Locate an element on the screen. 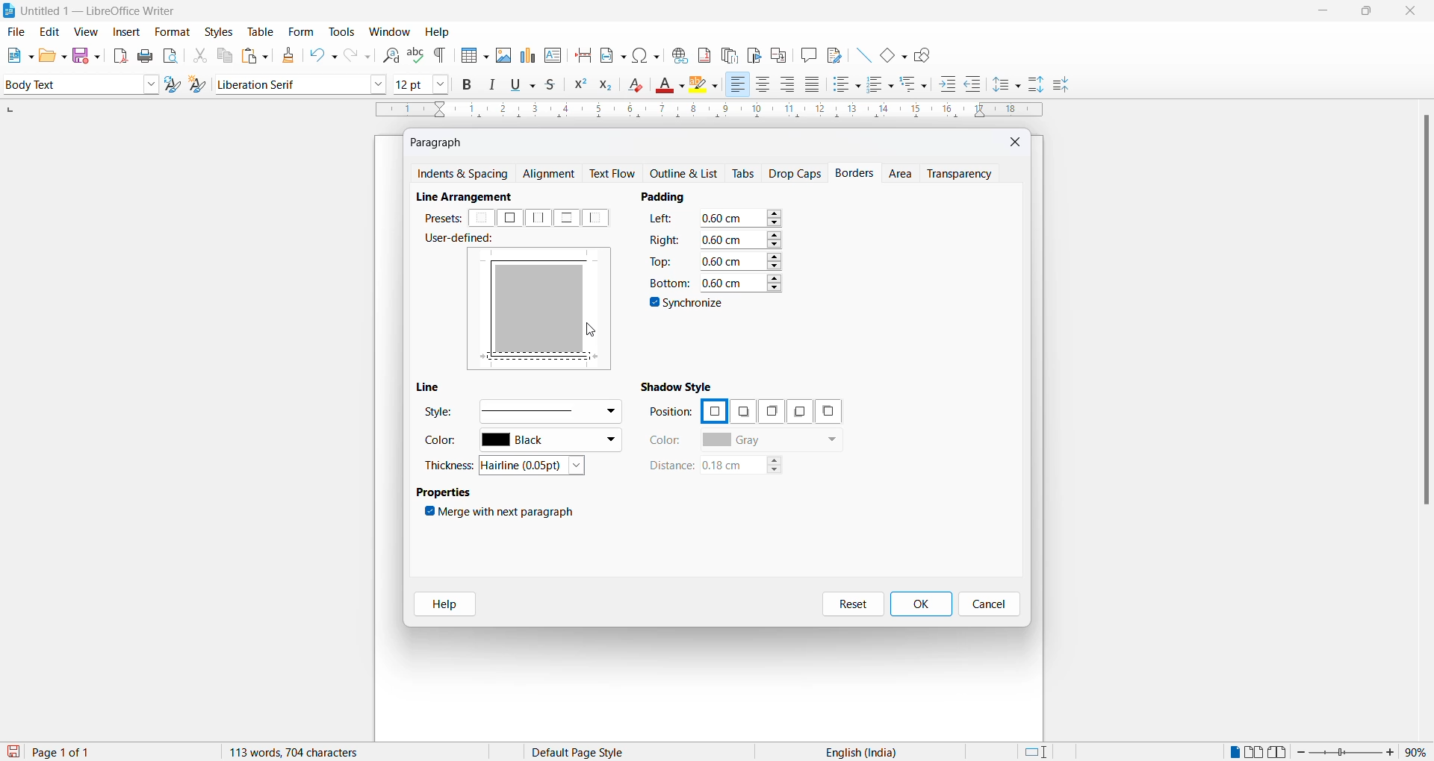 Image resolution: width=1434 pixels, height=761 pixels. multi page view is located at coordinates (1255, 752).